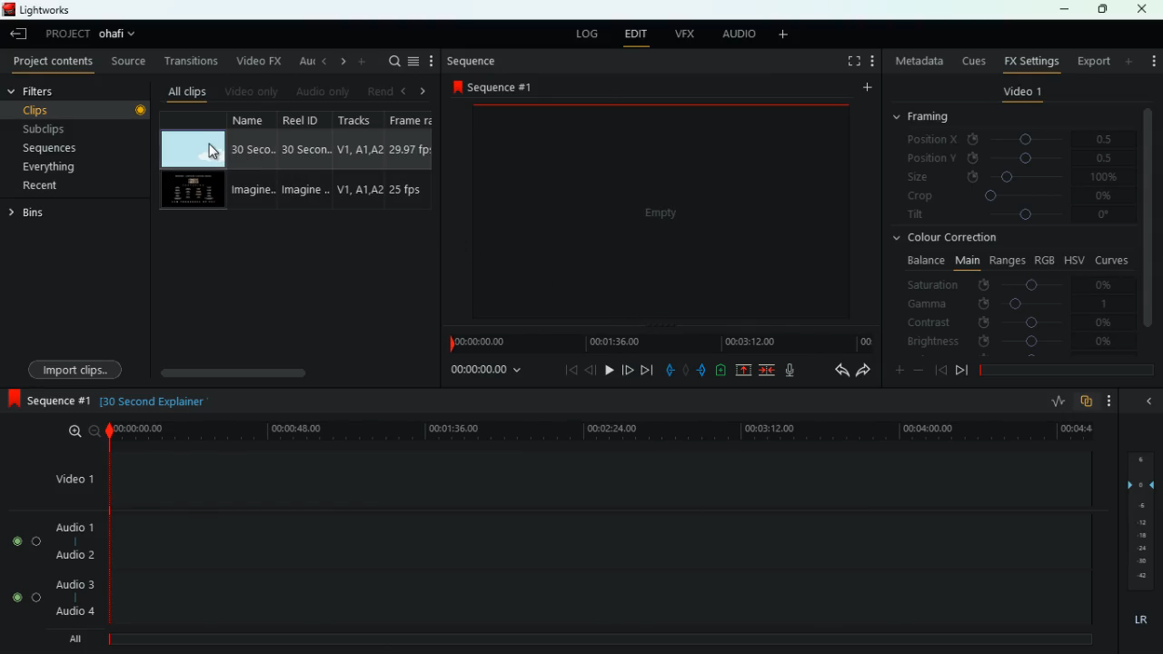 The image size is (1163, 654). I want to click on more, so click(1151, 56).